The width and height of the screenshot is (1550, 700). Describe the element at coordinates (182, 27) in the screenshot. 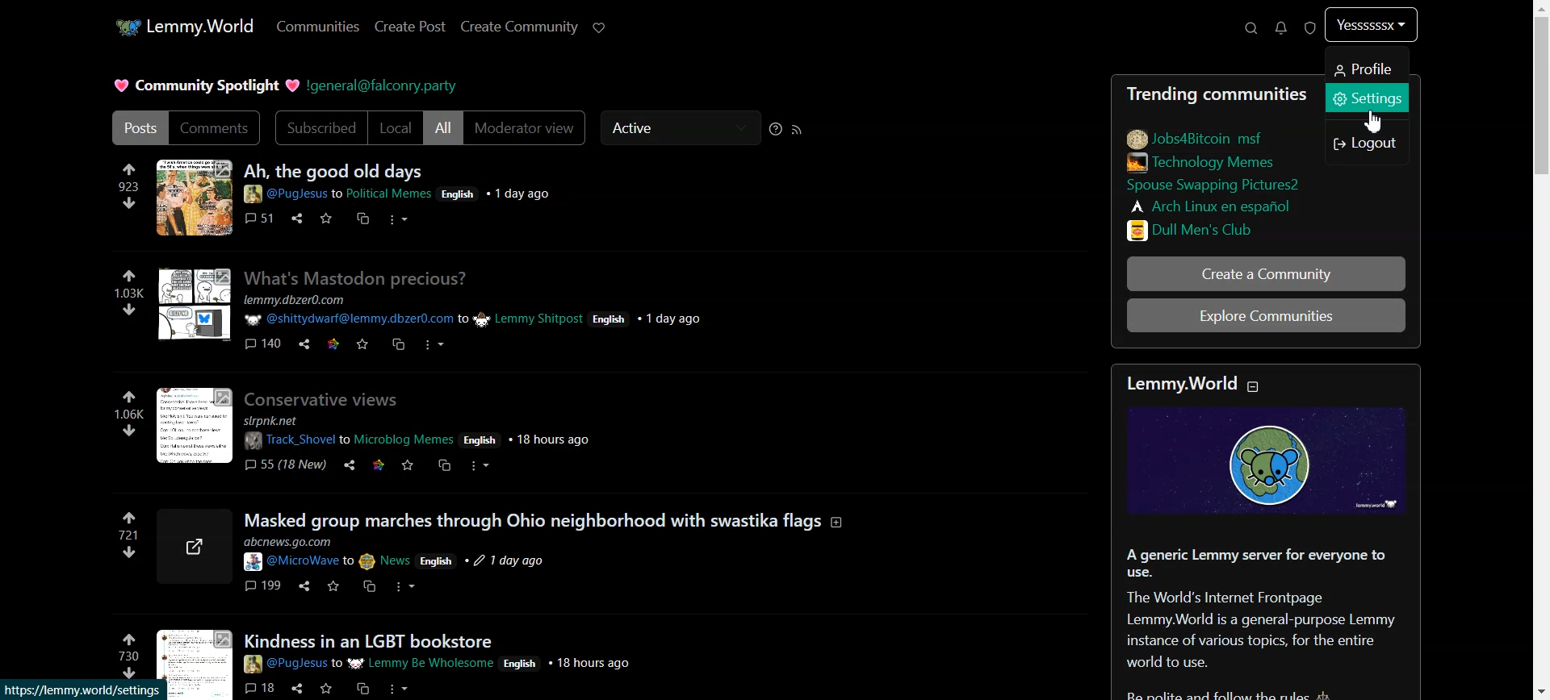

I see `Home page` at that location.